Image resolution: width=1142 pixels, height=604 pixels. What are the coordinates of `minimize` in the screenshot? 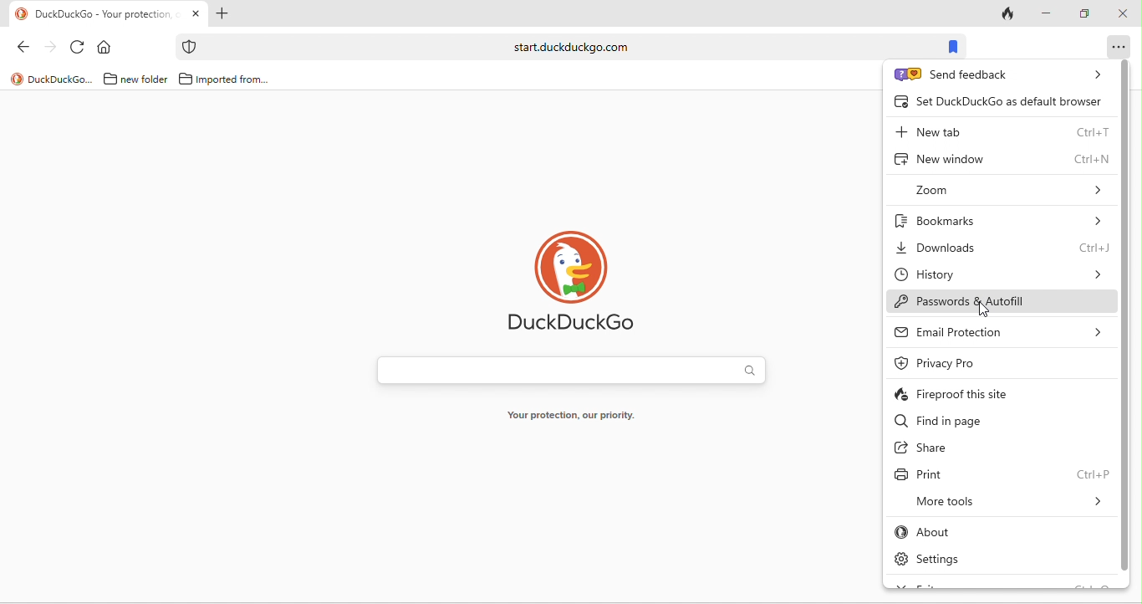 It's located at (1048, 13).